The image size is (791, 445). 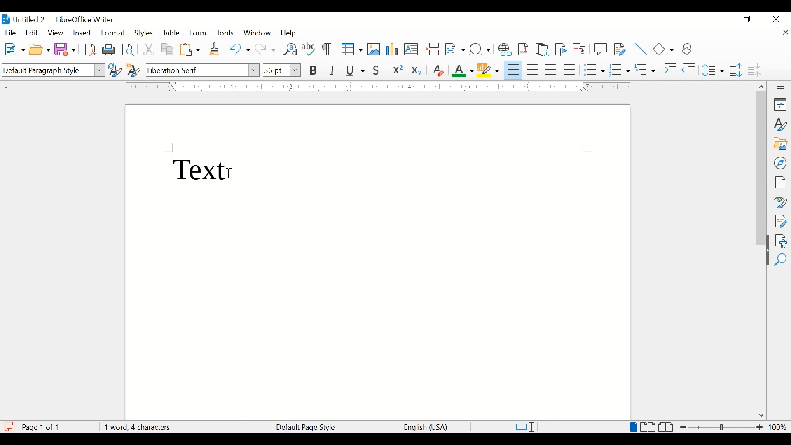 What do you see at coordinates (304, 427) in the screenshot?
I see `default page style` at bounding box center [304, 427].